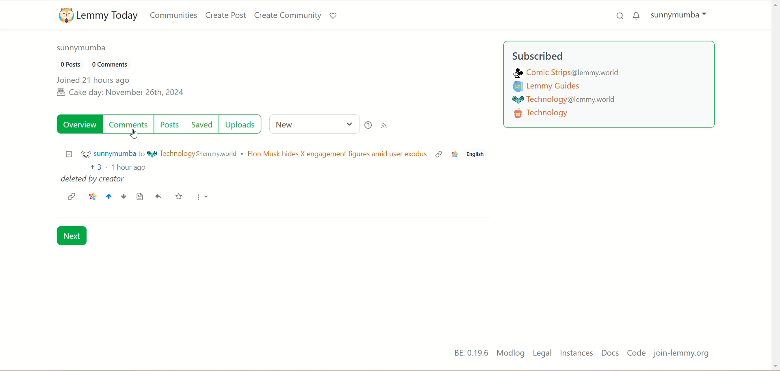 The width and height of the screenshot is (780, 371). Describe the element at coordinates (775, 184) in the screenshot. I see `vertical scroll bar` at that location.